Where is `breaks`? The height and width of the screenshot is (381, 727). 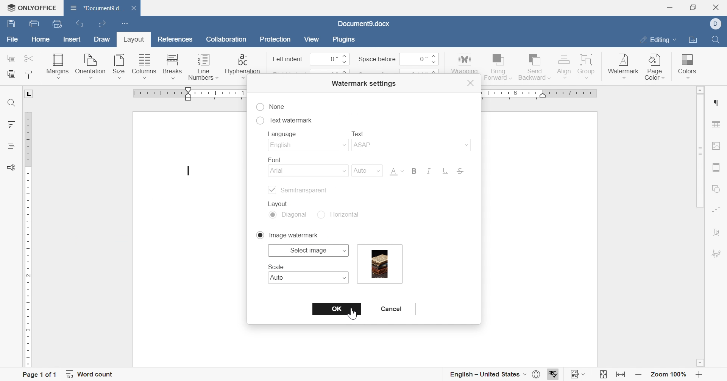 breaks is located at coordinates (171, 67).